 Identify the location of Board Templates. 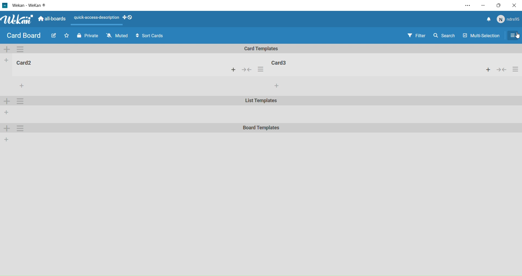
(262, 128).